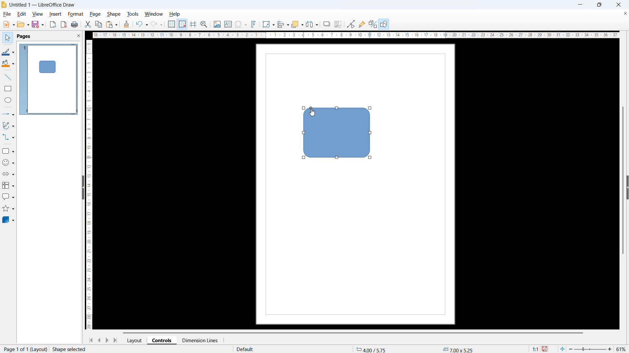  What do you see at coordinates (8, 126) in the screenshot?
I see `Curves and polygons ` at bounding box center [8, 126].